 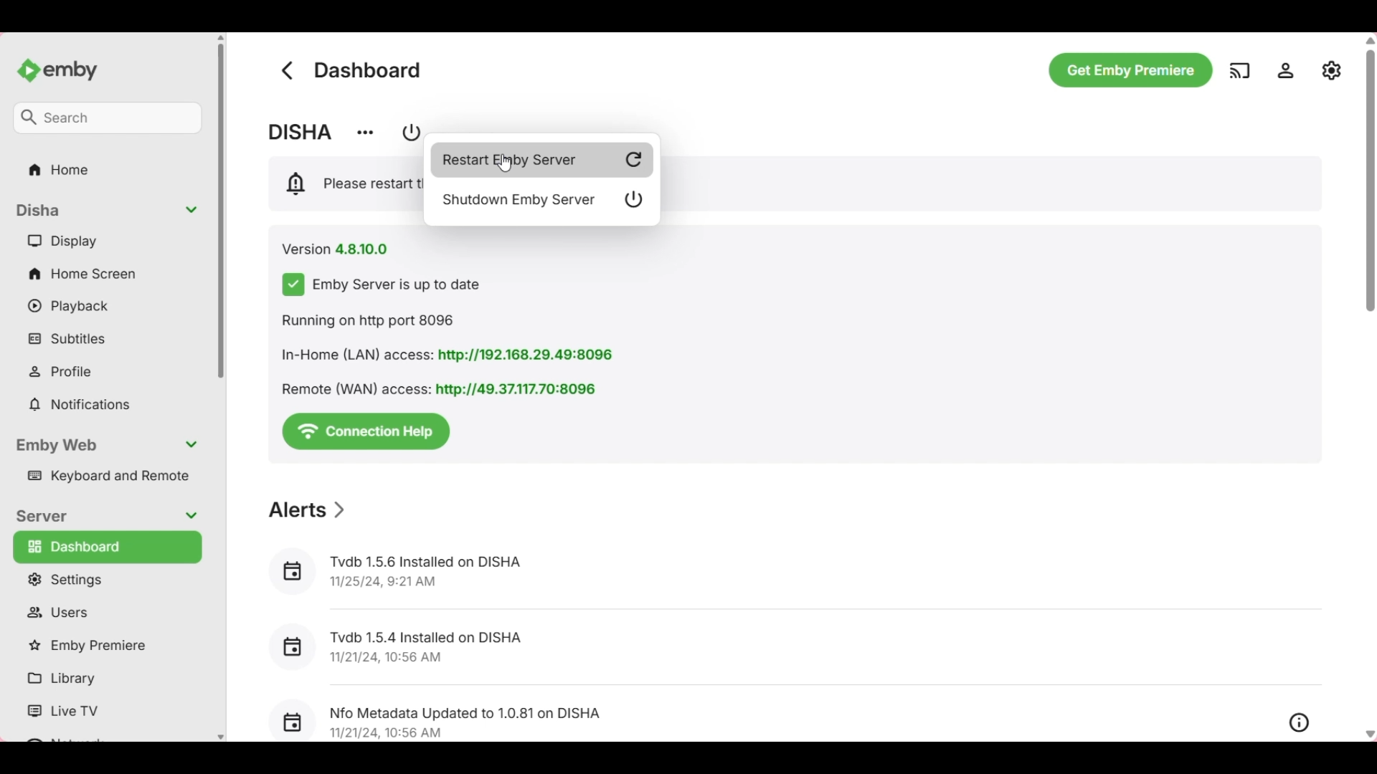 What do you see at coordinates (504, 163) in the screenshot?
I see `Cursor` at bounding box center [504, 163].